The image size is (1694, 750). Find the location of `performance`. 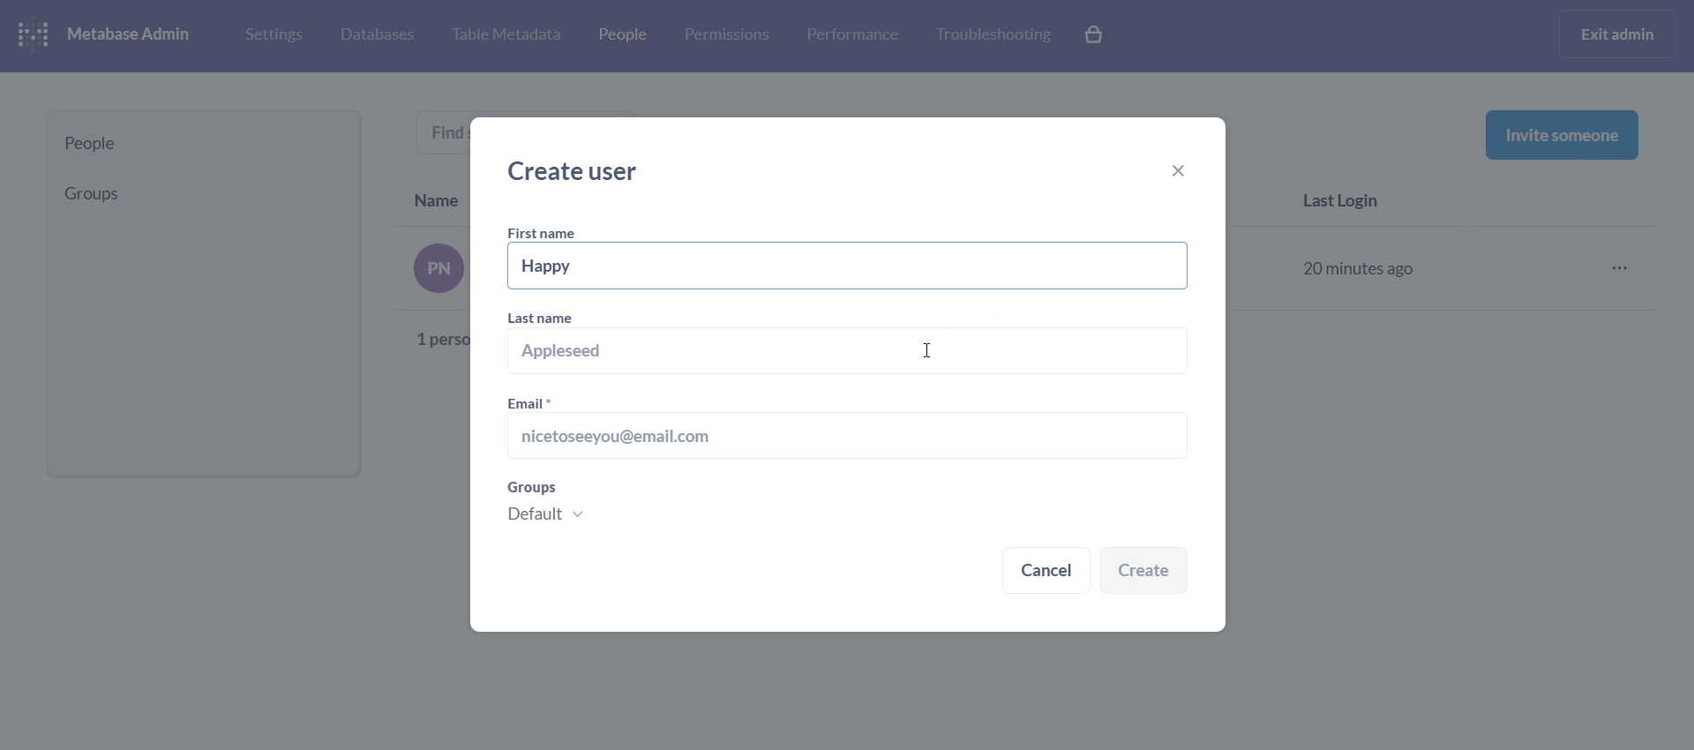

performance is located at coordinates (852, 34).